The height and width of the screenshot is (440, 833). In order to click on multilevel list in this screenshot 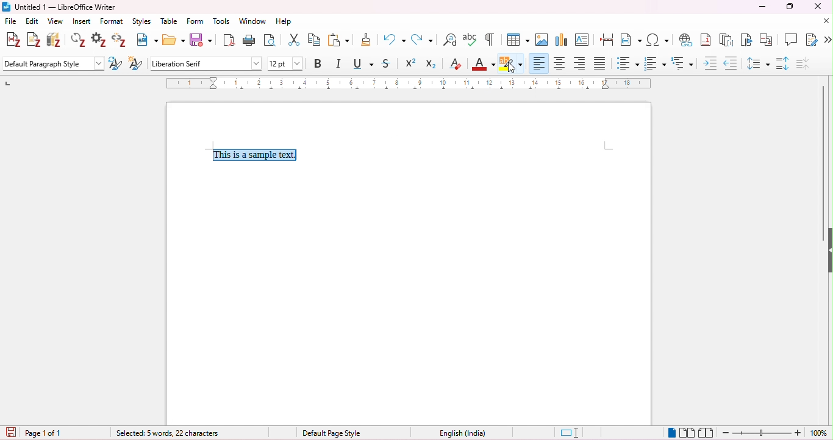, I will do `click(683, 63)`.